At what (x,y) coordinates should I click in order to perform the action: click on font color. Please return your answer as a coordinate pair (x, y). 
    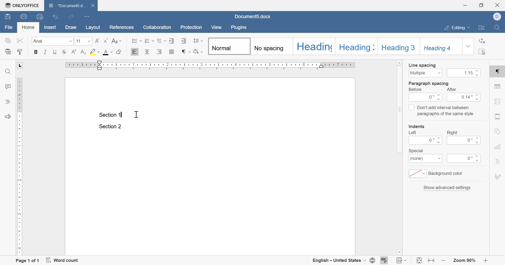
    Looking at the image, I should click on (108, 52).